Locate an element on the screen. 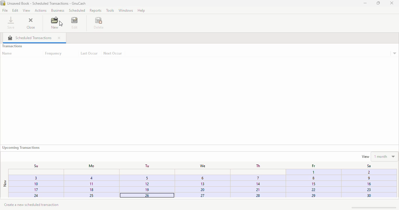 The width and height of the screenshot is (399, 210). 21 is located at coordinates (258, 190).